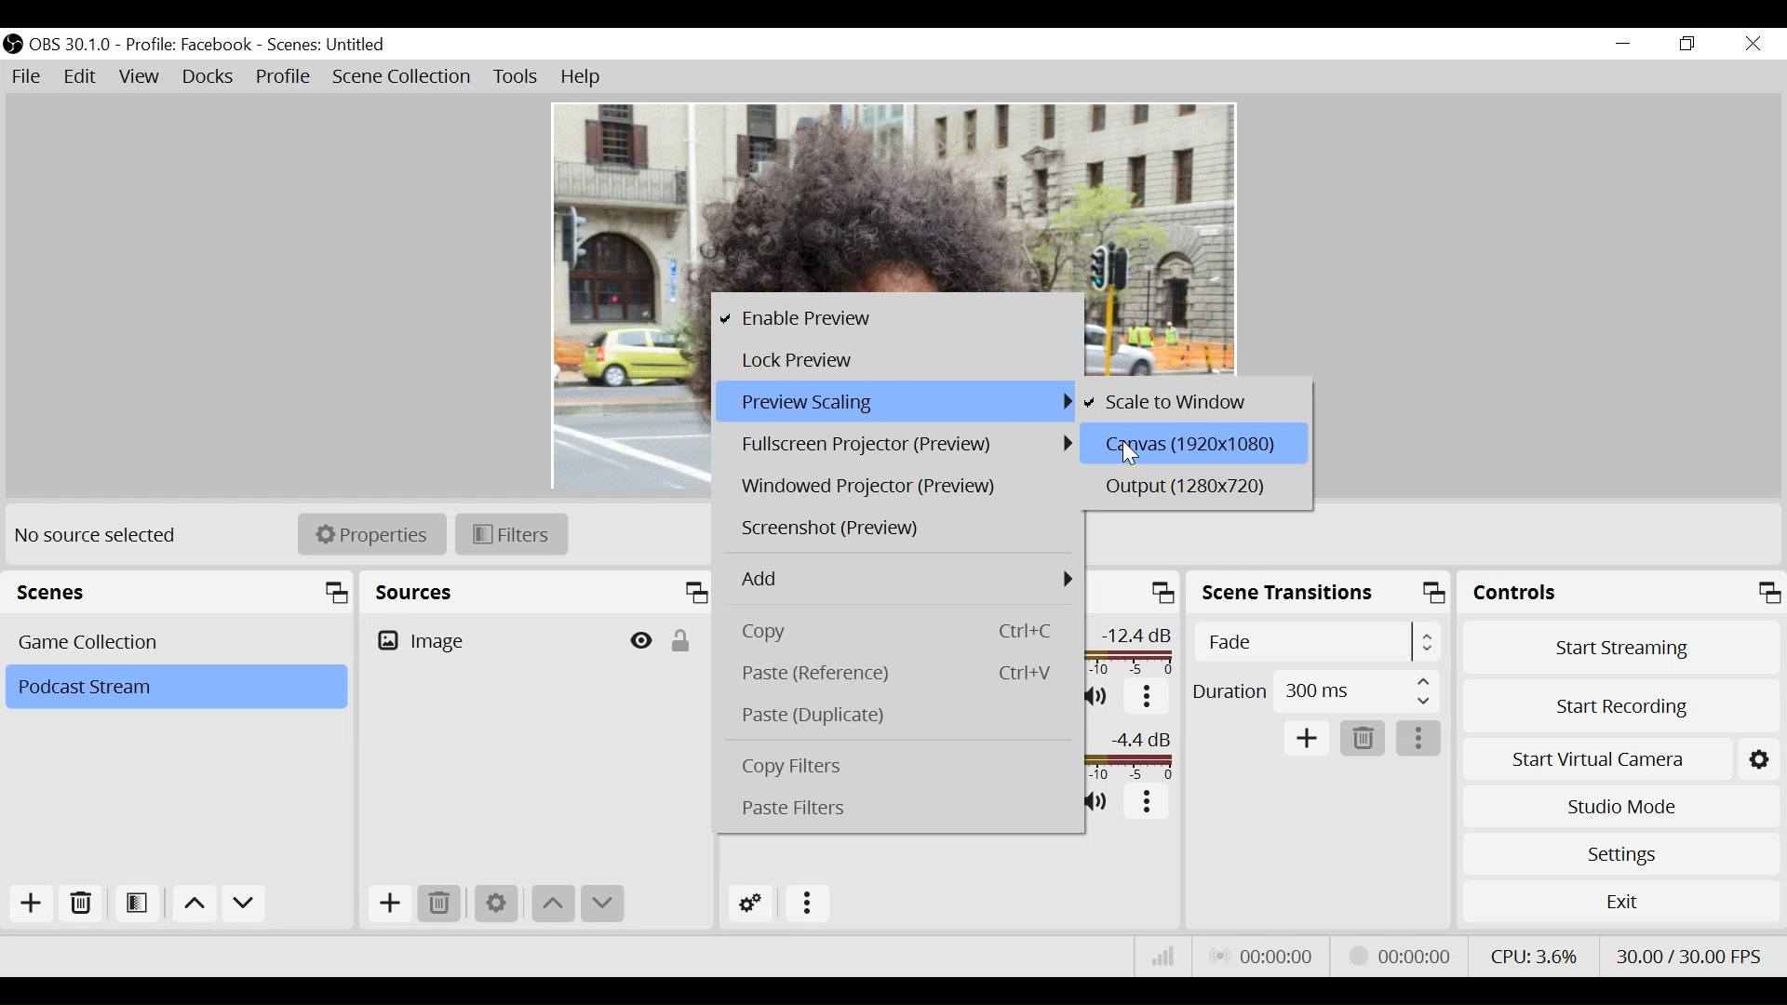  Describe the element at coordinates (29, 78) in the screenshot. I see `File` at that location.